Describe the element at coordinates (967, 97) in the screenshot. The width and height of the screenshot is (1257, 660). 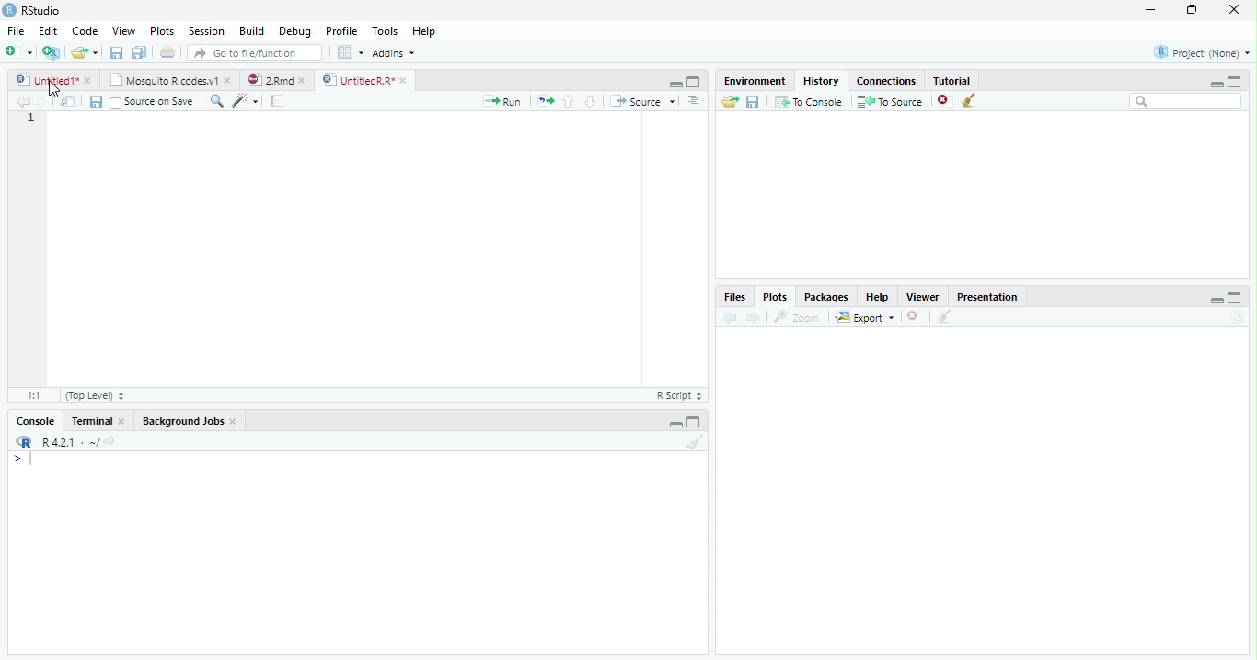
I see `Clear objects from the workspace` at that location.